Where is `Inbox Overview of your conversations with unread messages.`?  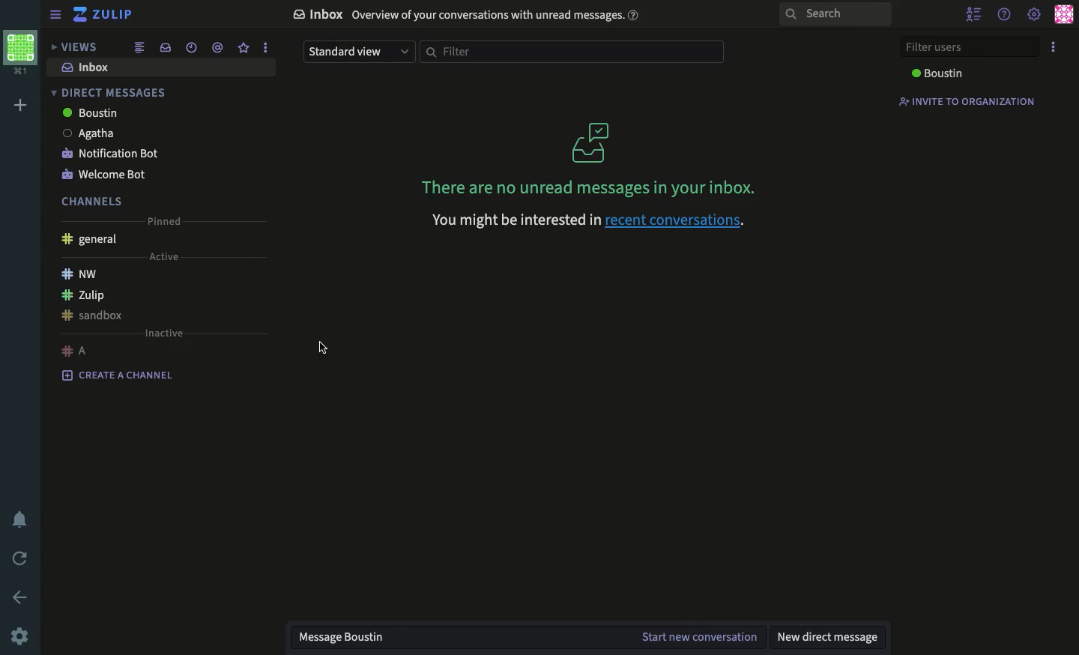 Inbox Overview of your conversations with unread messages. is located at coordinates (469, 16).